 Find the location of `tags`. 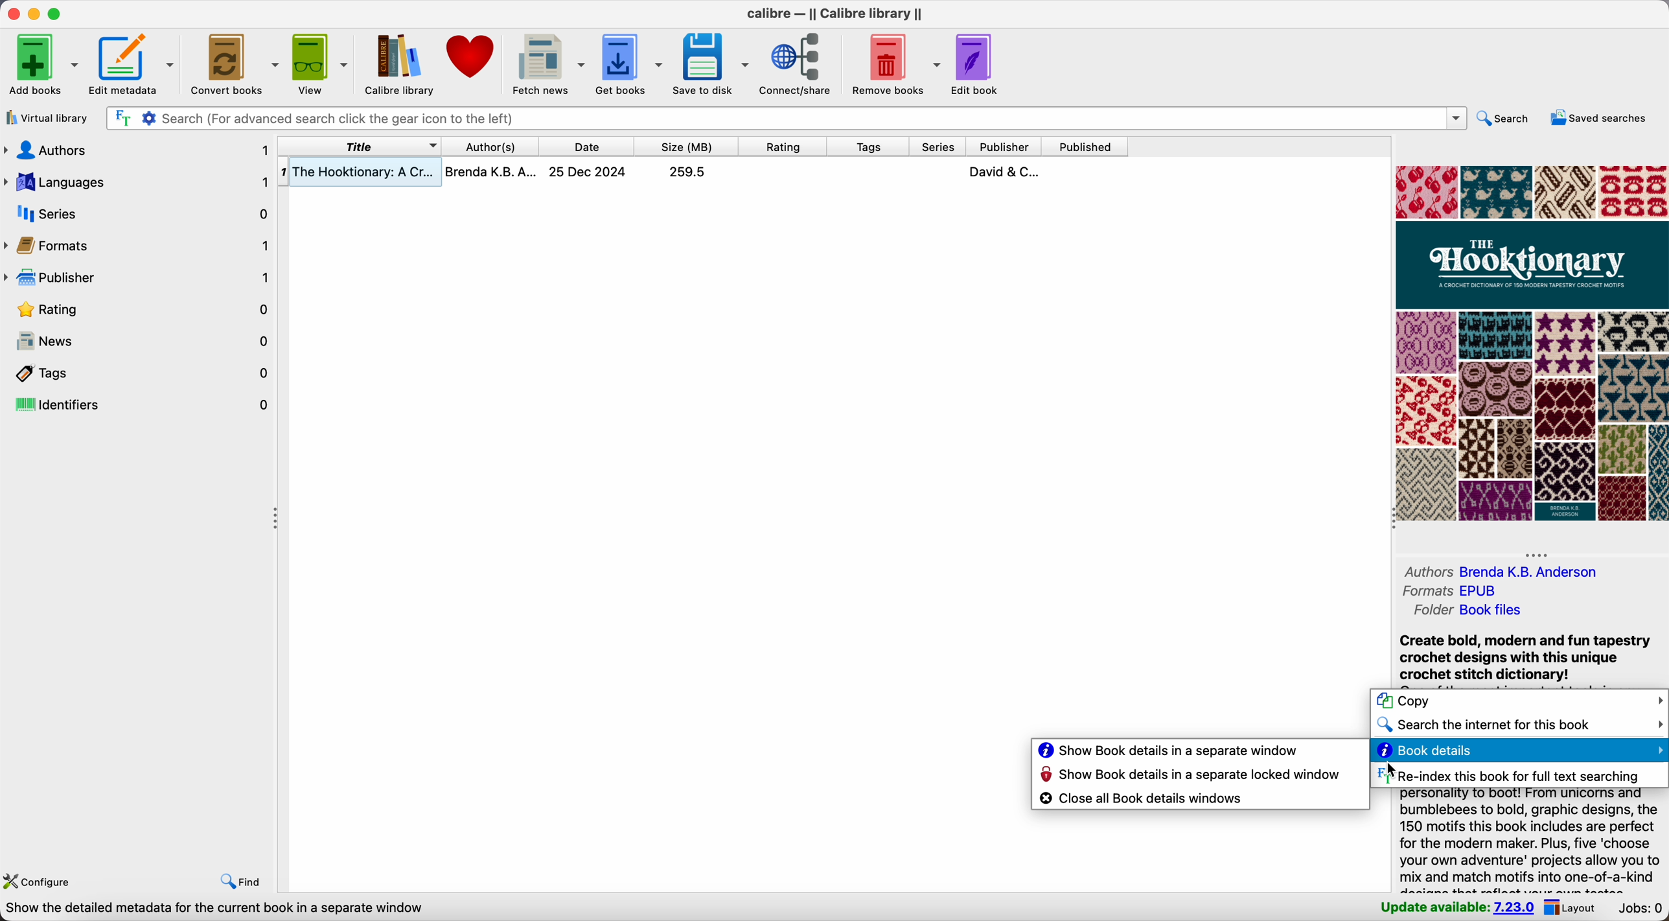

tags is located at coordinates (867, 146).